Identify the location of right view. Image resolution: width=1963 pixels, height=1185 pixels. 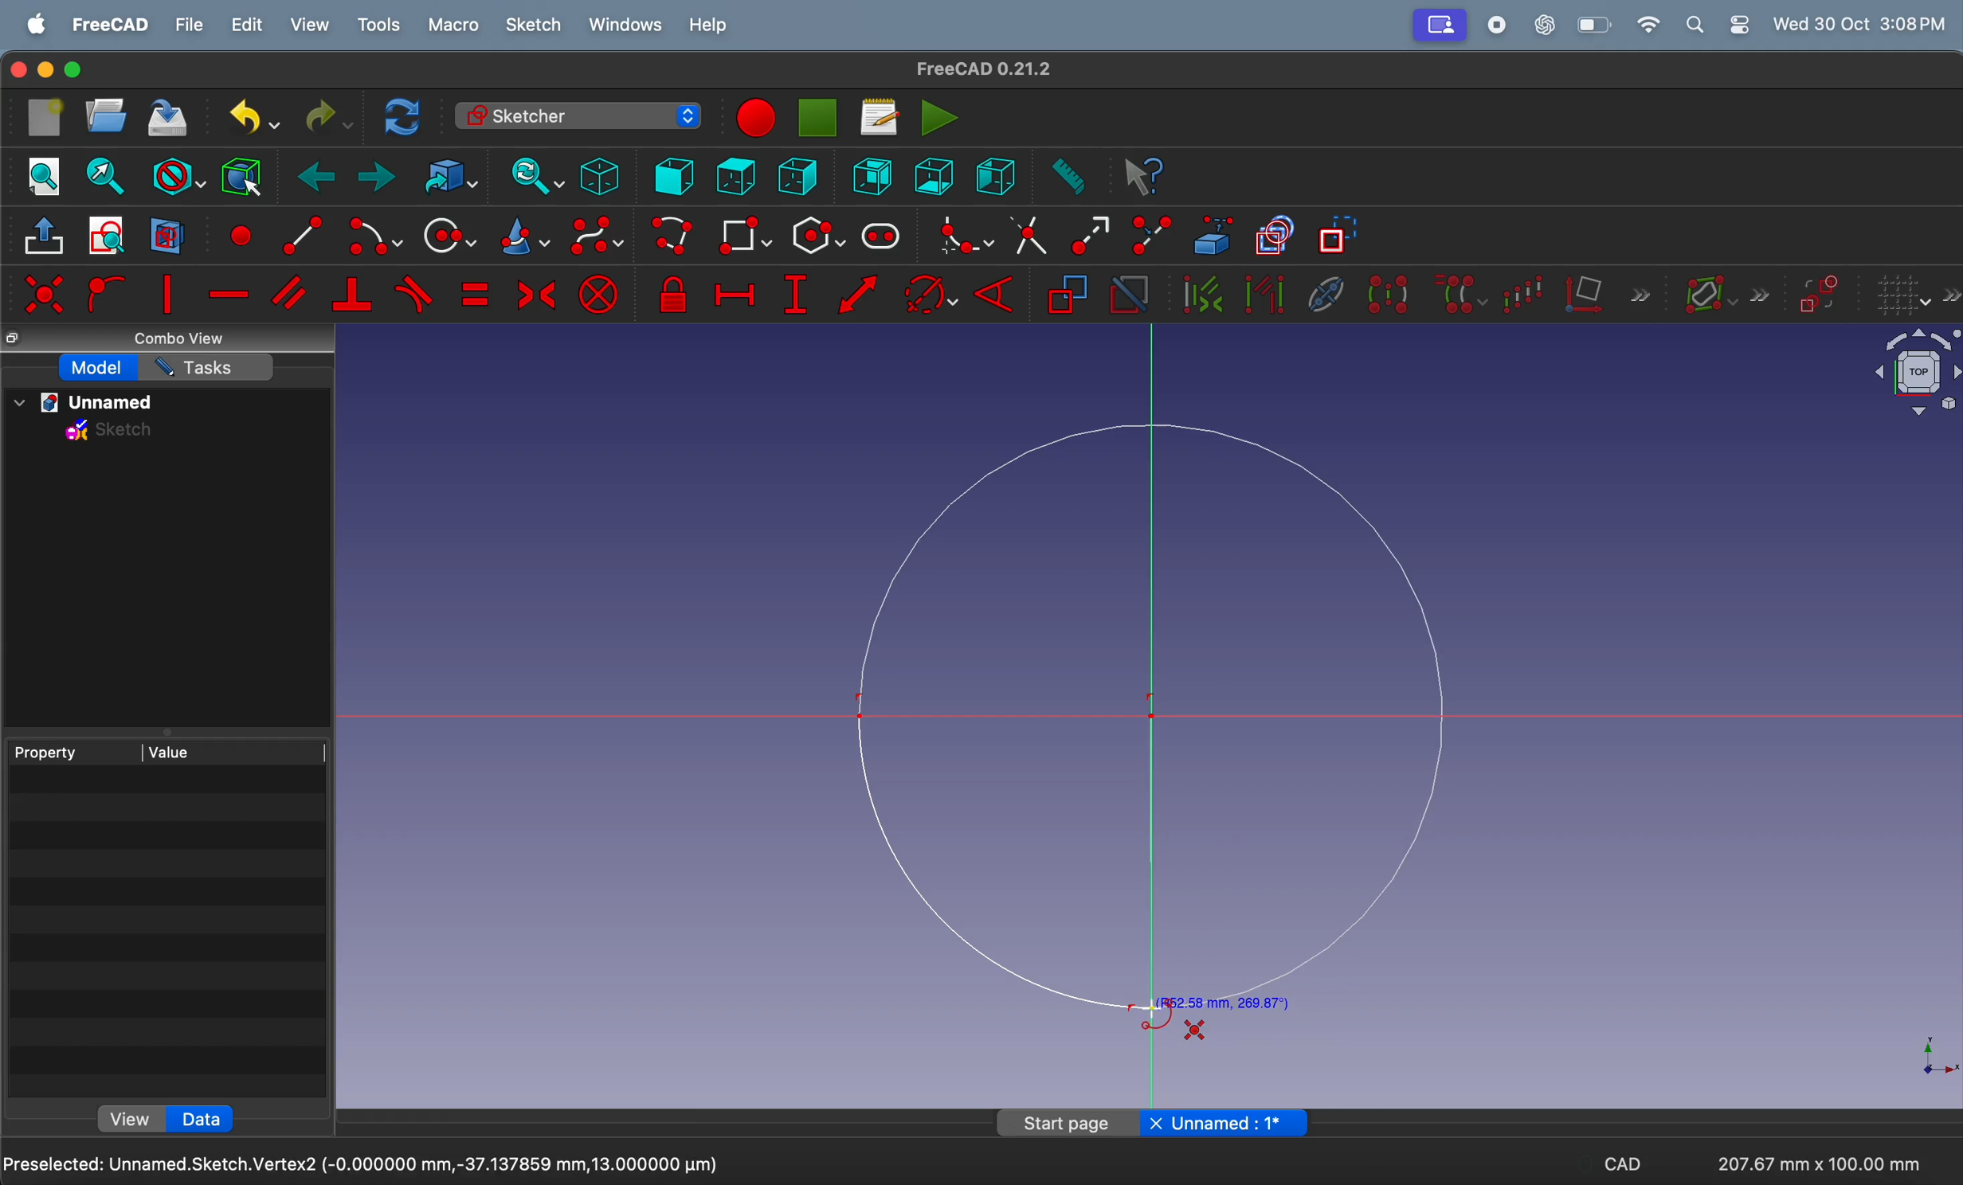
(995, 174).